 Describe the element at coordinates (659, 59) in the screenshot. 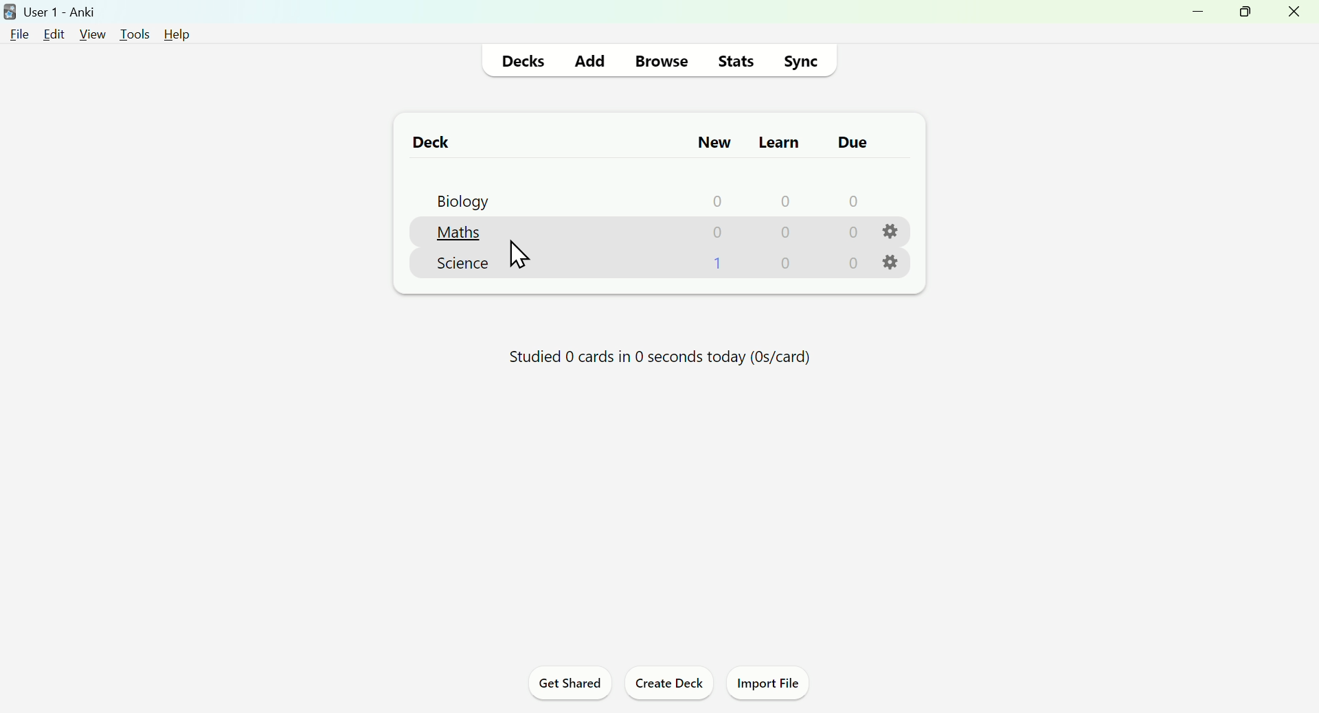

I see `Browse` at that location.